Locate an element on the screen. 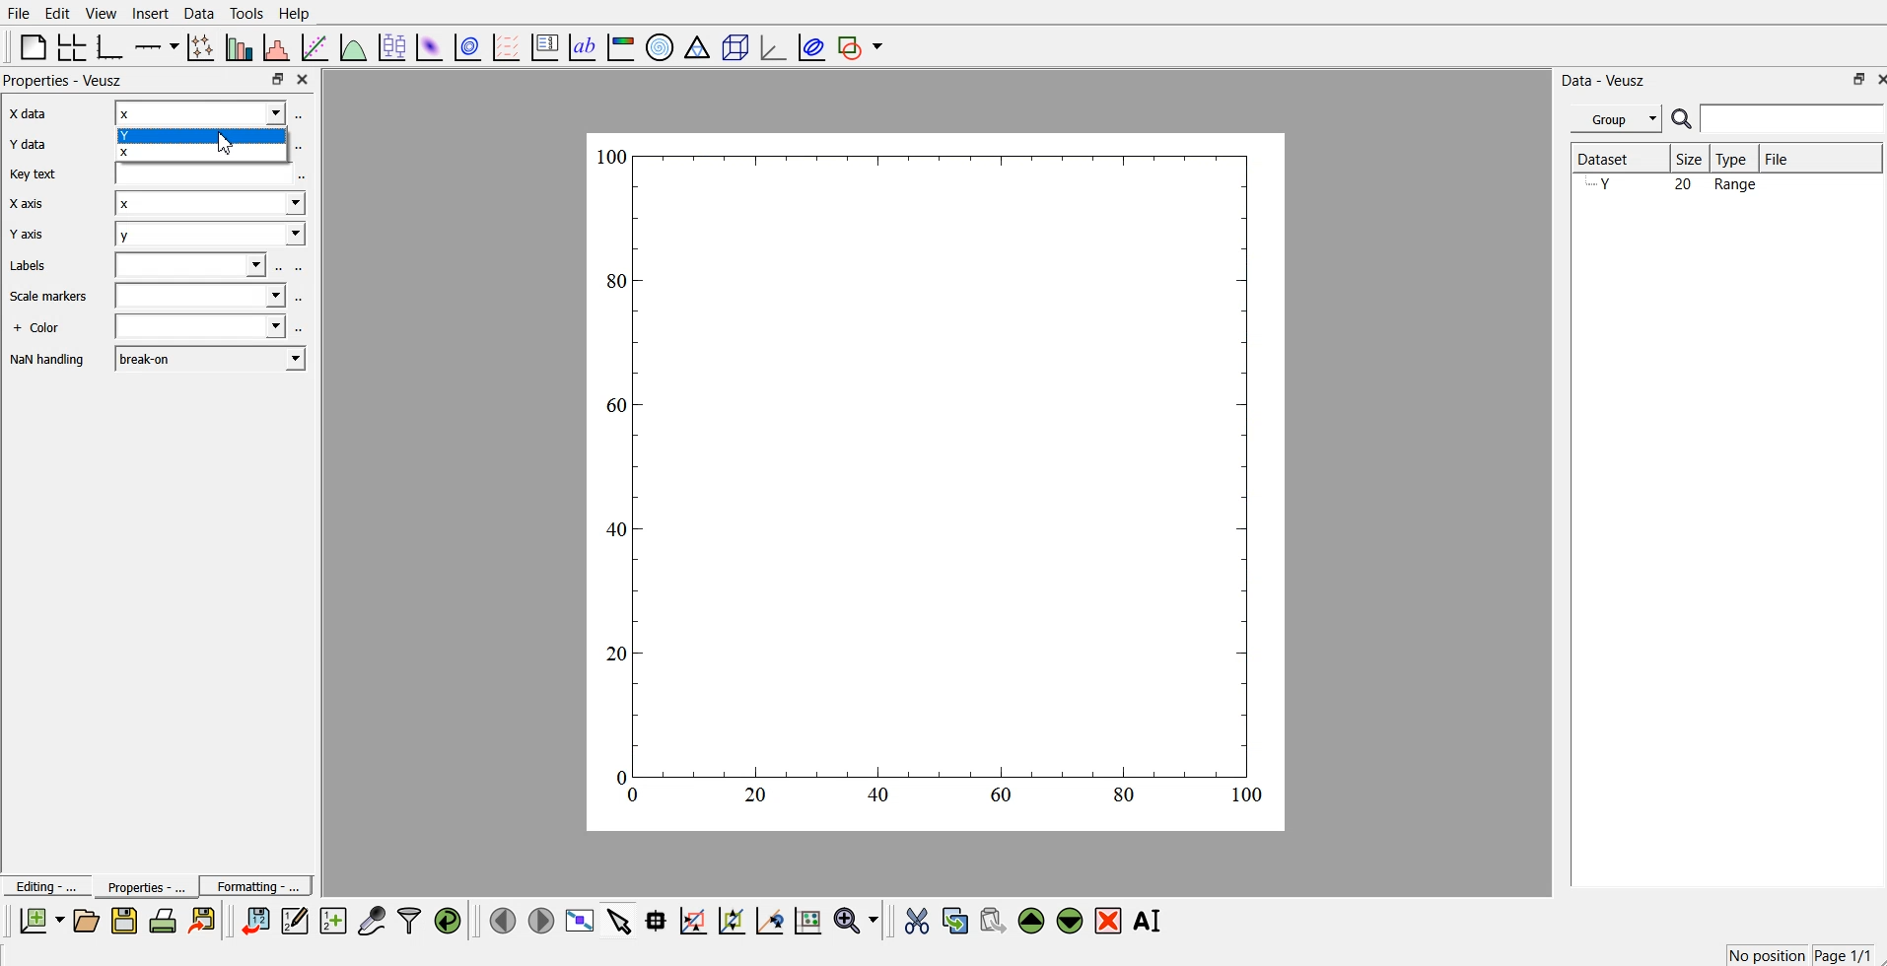  click to recentre graph axes is located at coordinates (771, 918).